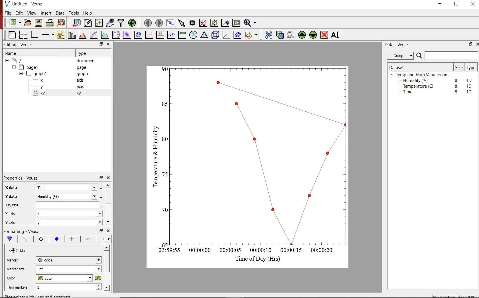 The image size is (479, 298). Describe the element at coordinates (401, 55) in the screenshot. I see `Group.` at that location.